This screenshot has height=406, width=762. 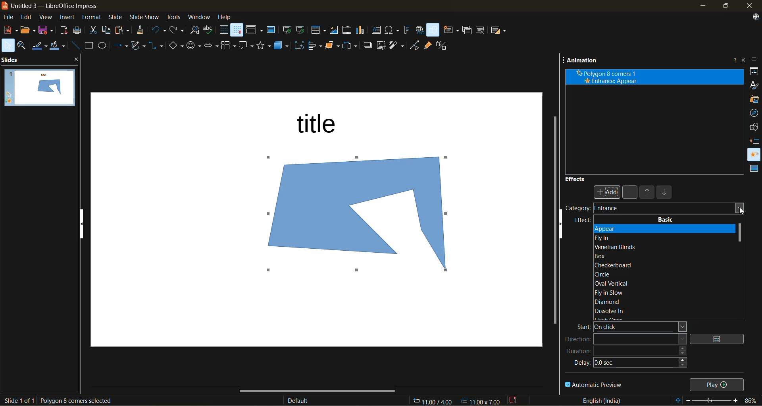 What do you see at coordinates (12, 60) in the screenshot?
I see `slides` at bounding box center [12, 60].